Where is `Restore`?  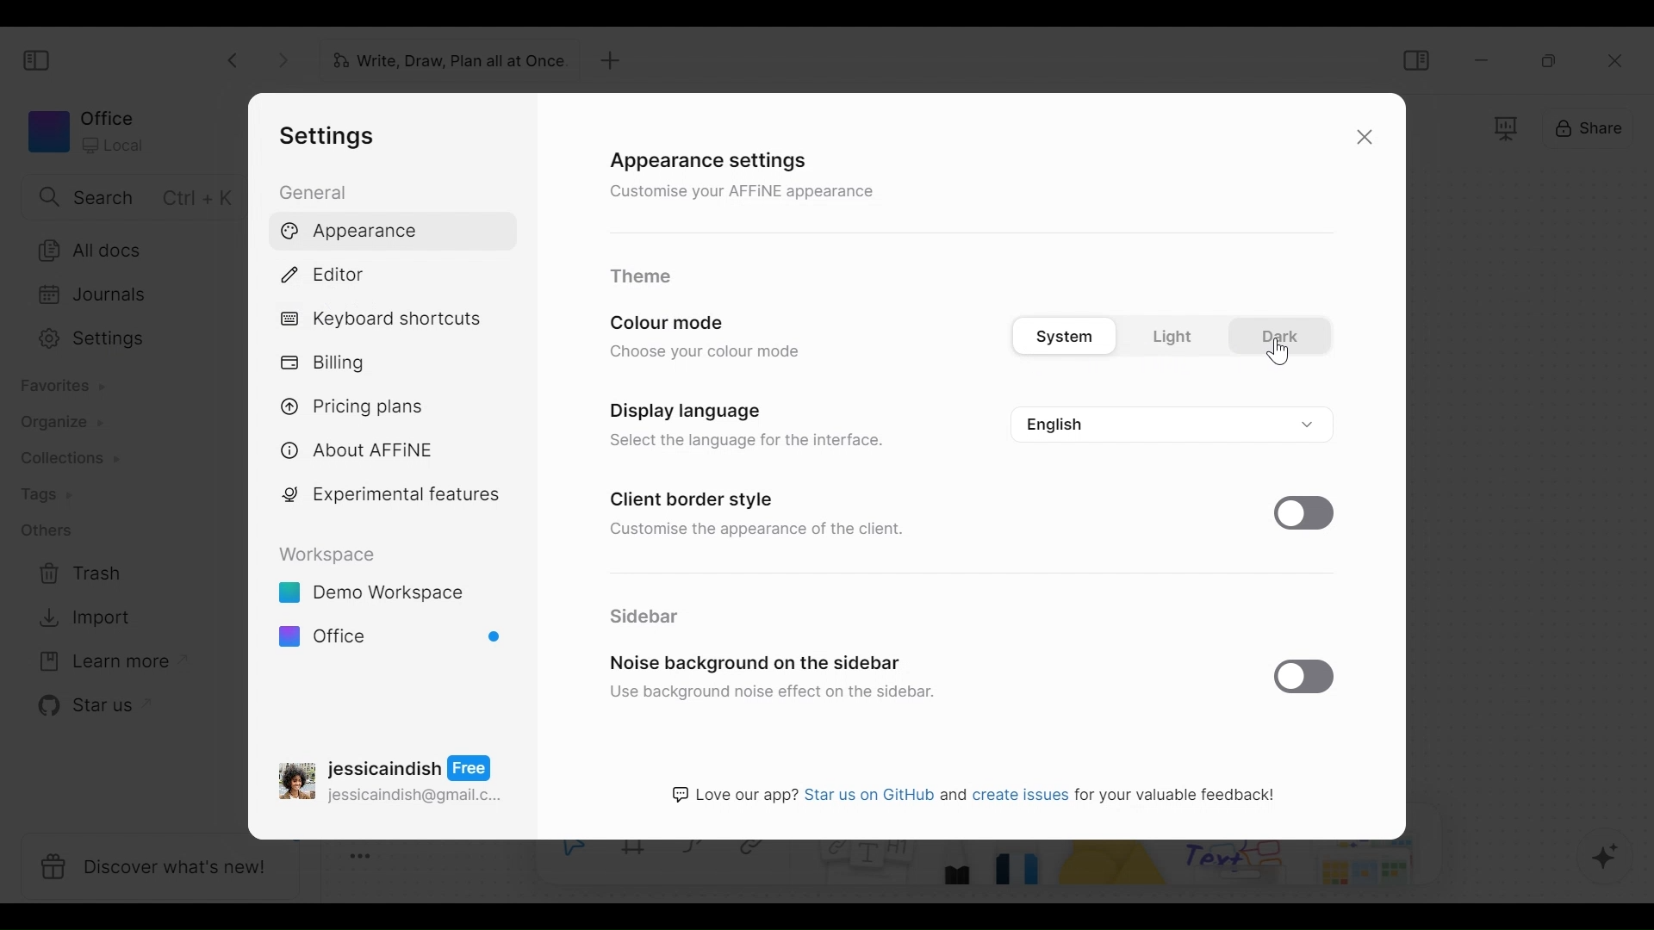
Restore is located at coordinates (1550, 58).